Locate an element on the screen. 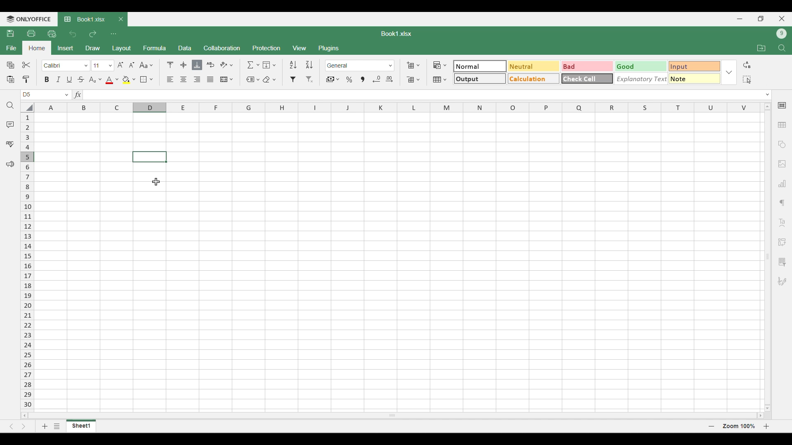  File menu is located at coordinates (11, 48).